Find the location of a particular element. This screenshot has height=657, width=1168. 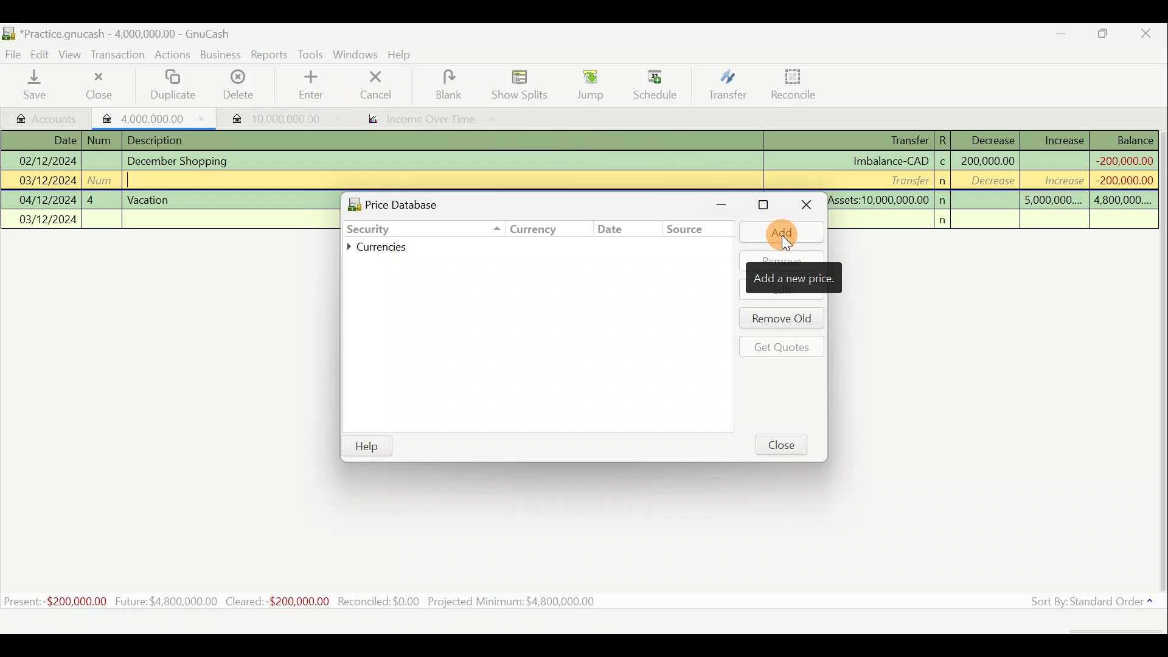

Tools is located at coordinates (311, 54).